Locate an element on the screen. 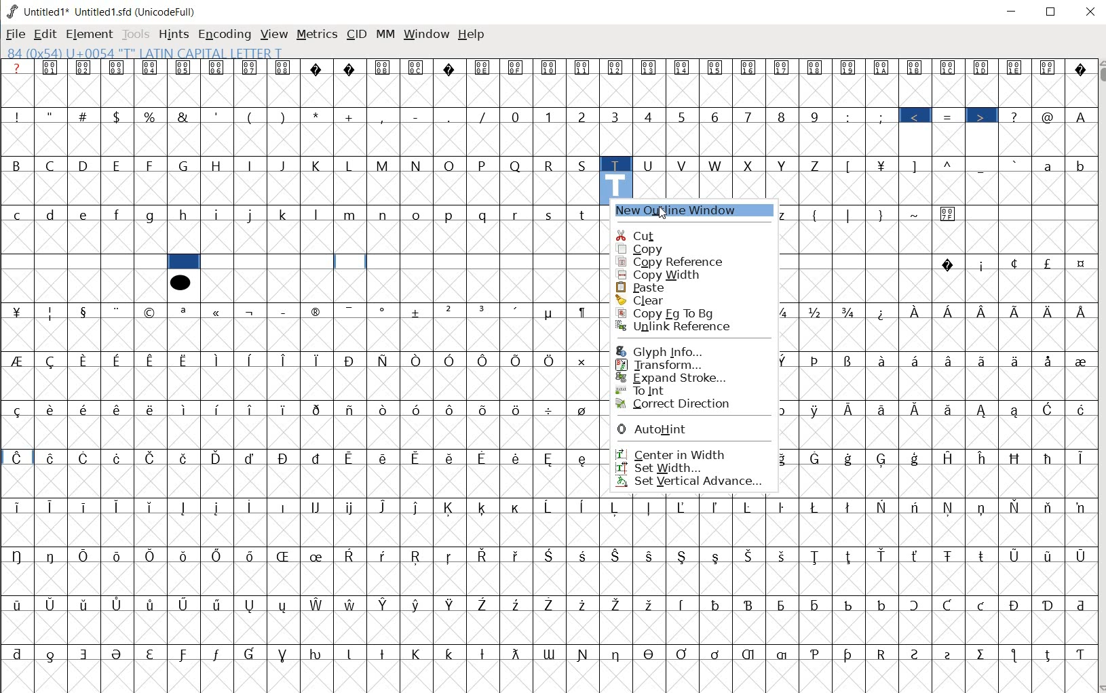 This screenshot has width=1106, height=693. T is located at coordinates (616, 163).